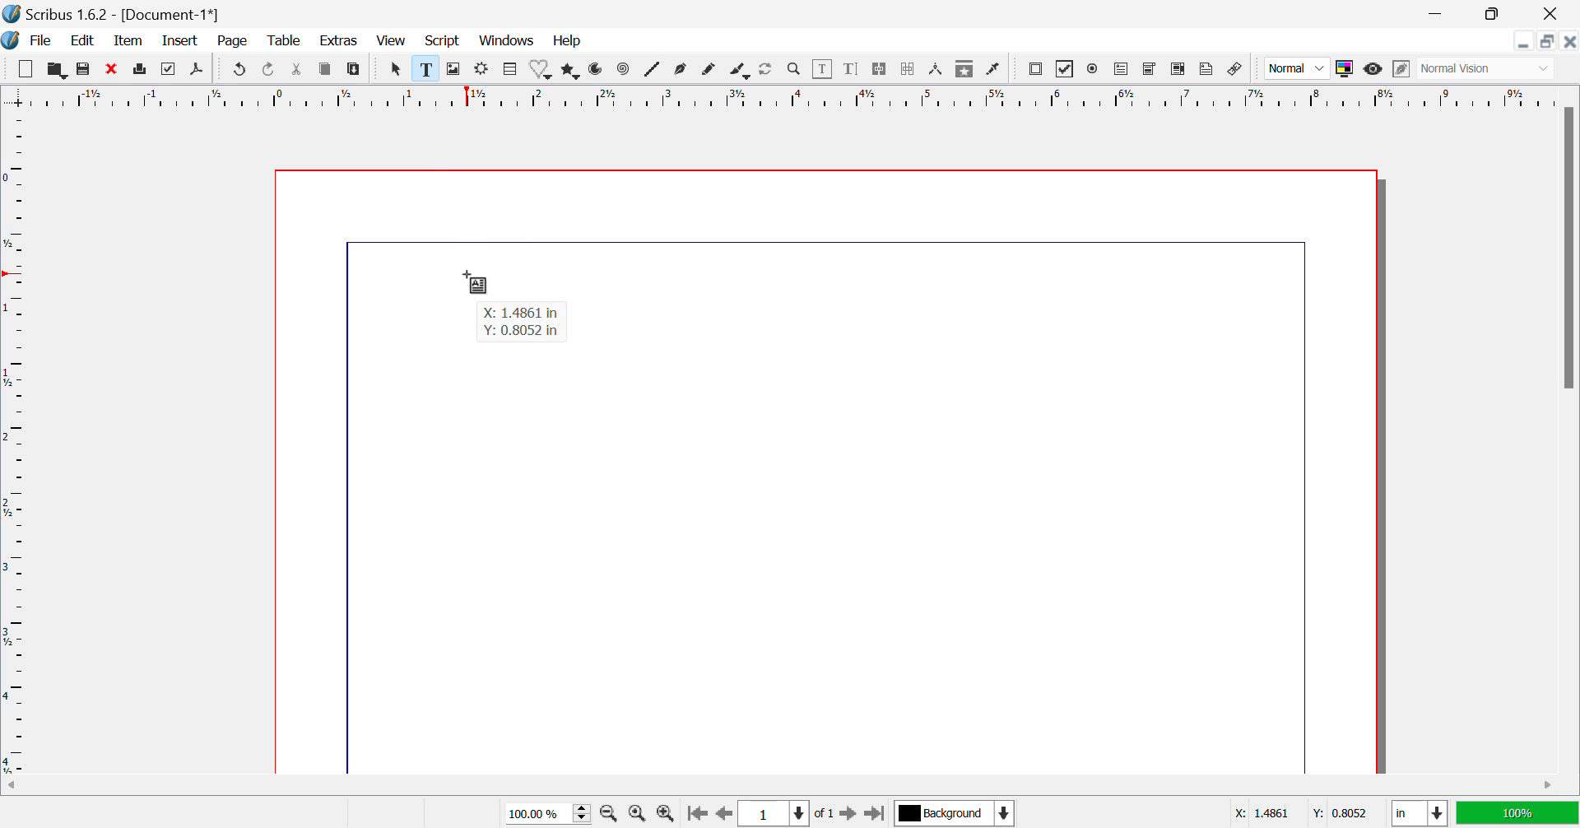 The height and width of the screenshot is (828, 1580). I want to click on Edit Text with Story Editor, so click(853, 71).